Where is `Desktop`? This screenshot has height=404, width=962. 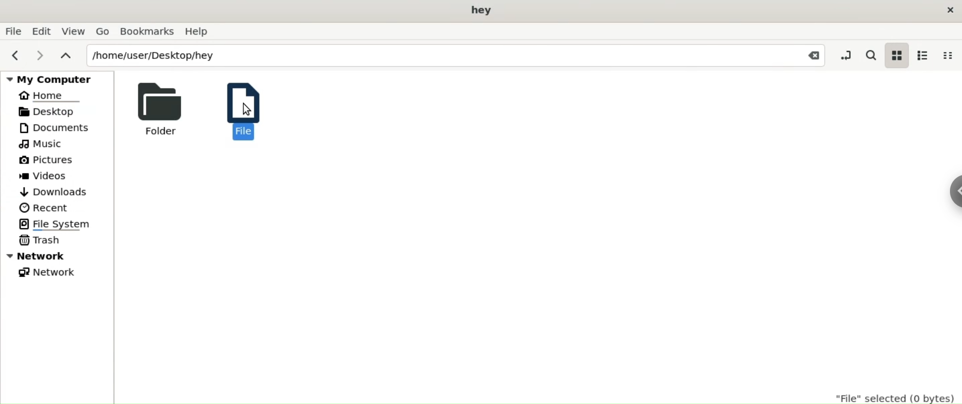 Desktop is located at coordinates (53, 111).